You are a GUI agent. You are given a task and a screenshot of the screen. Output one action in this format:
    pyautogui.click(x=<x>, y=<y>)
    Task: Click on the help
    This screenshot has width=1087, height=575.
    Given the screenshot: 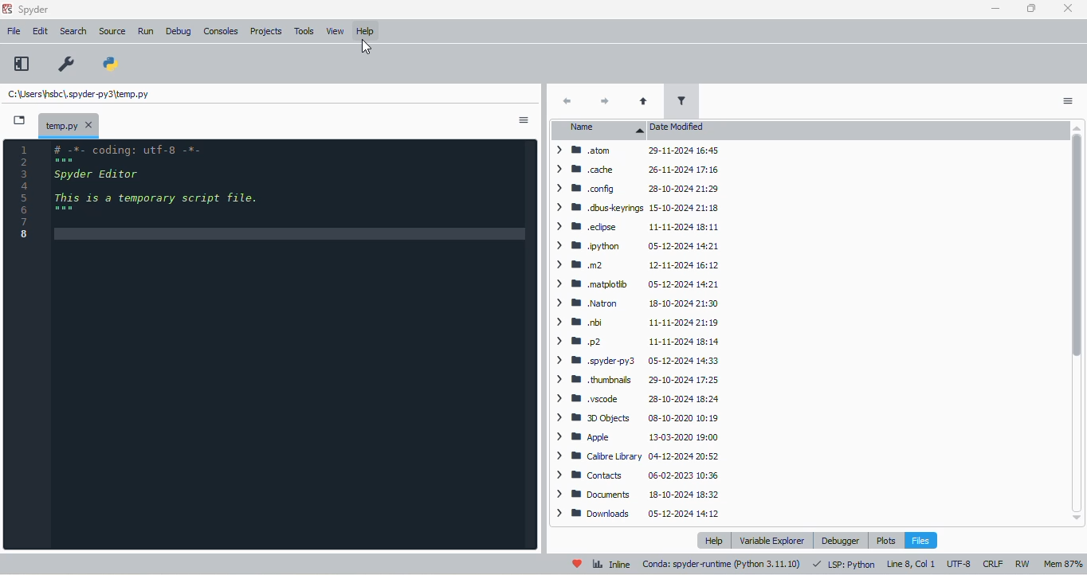 What is the action you would take?
    pyautogui.click(x=713, y=540)
    